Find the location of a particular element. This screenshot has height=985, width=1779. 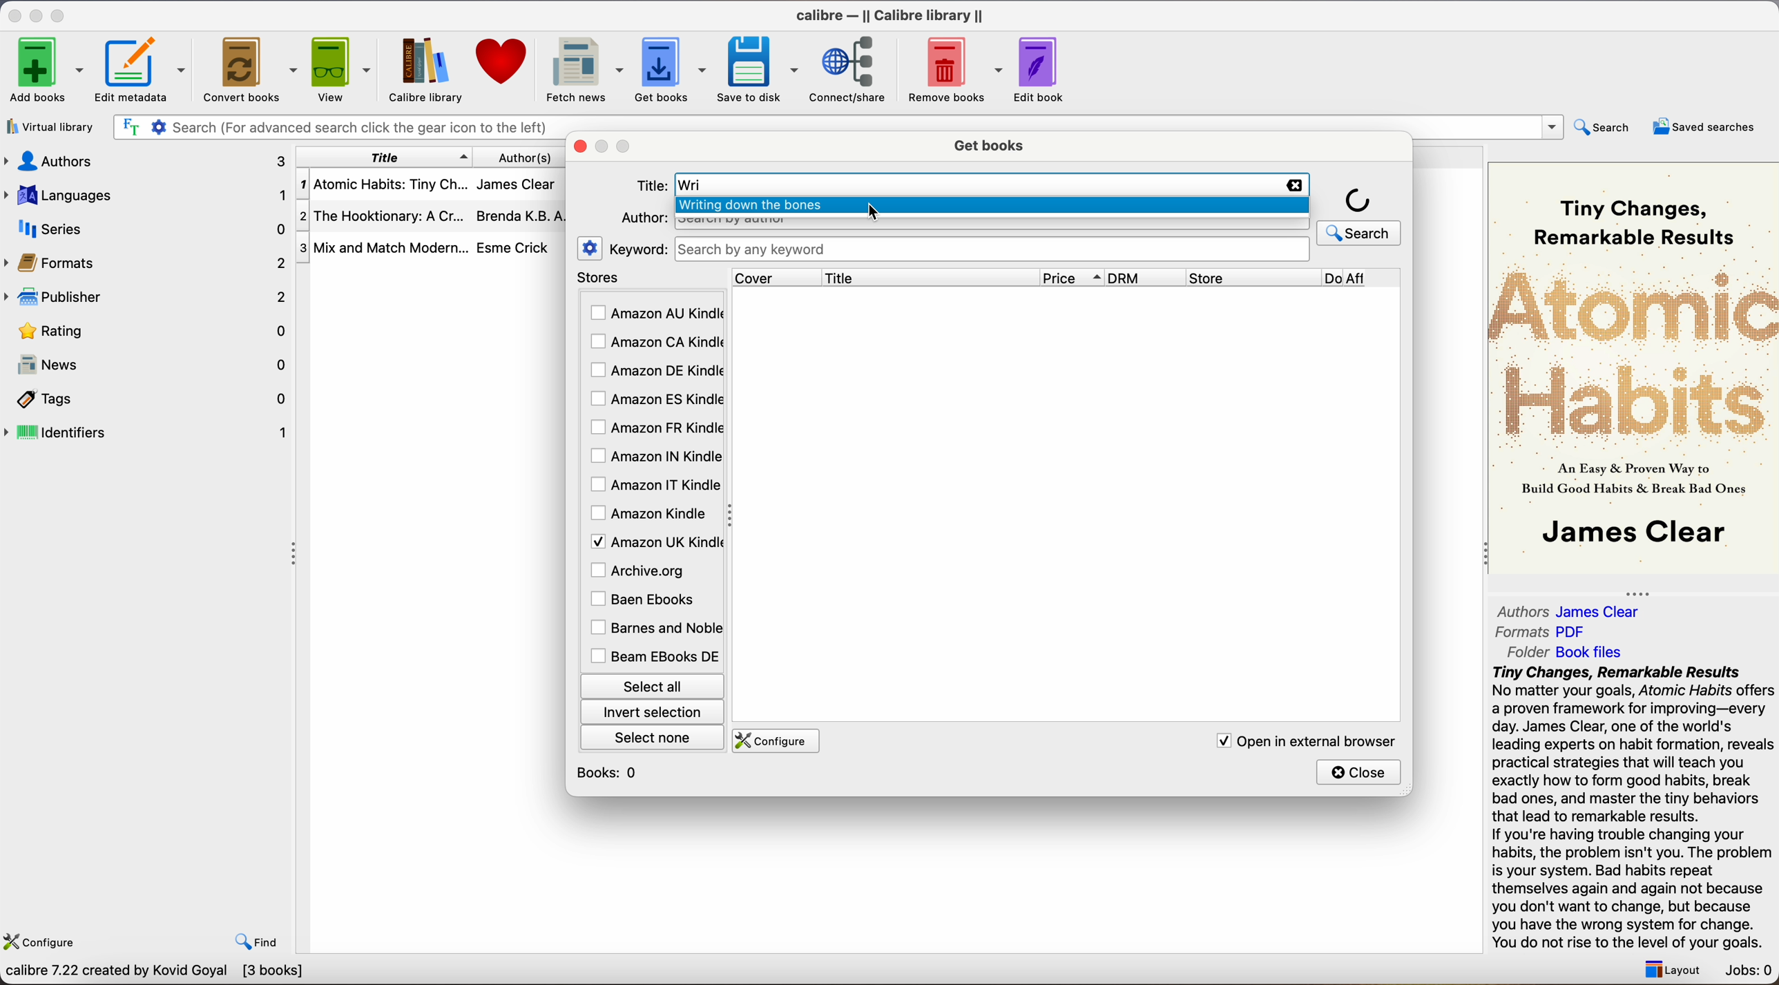

authors is located at coordinates (534, 157).